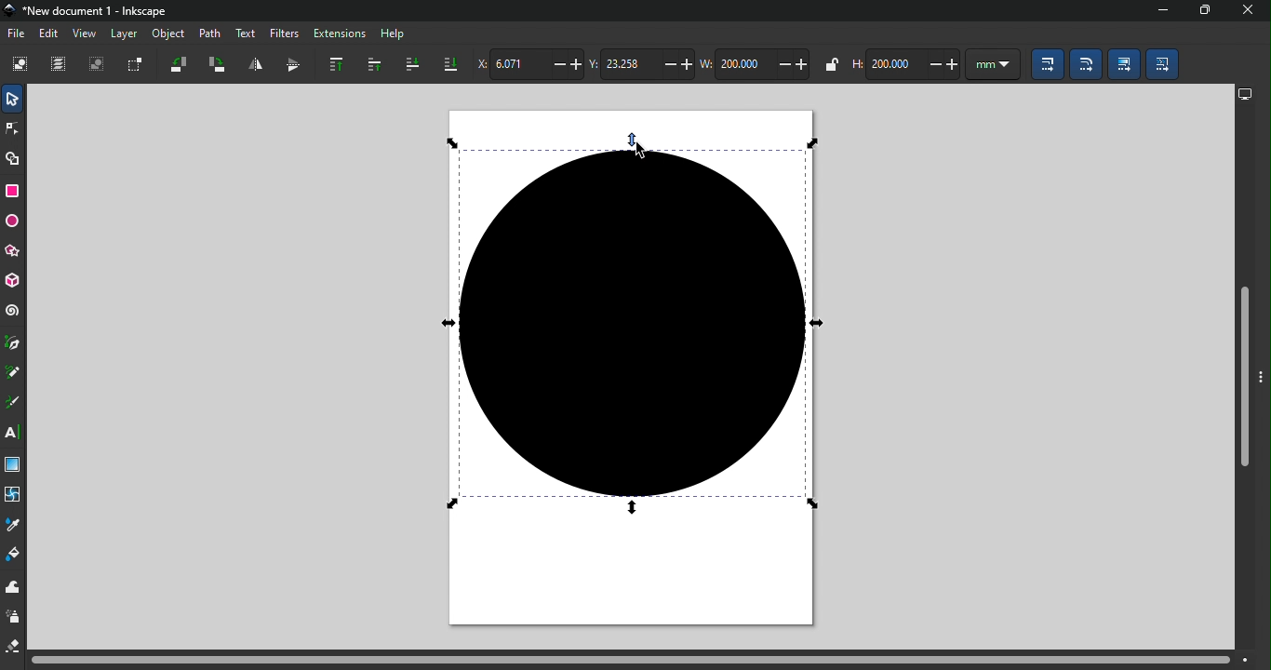  I want to click on Move patterns (in fill or stoke) along with the objects, so click(1161, 64).